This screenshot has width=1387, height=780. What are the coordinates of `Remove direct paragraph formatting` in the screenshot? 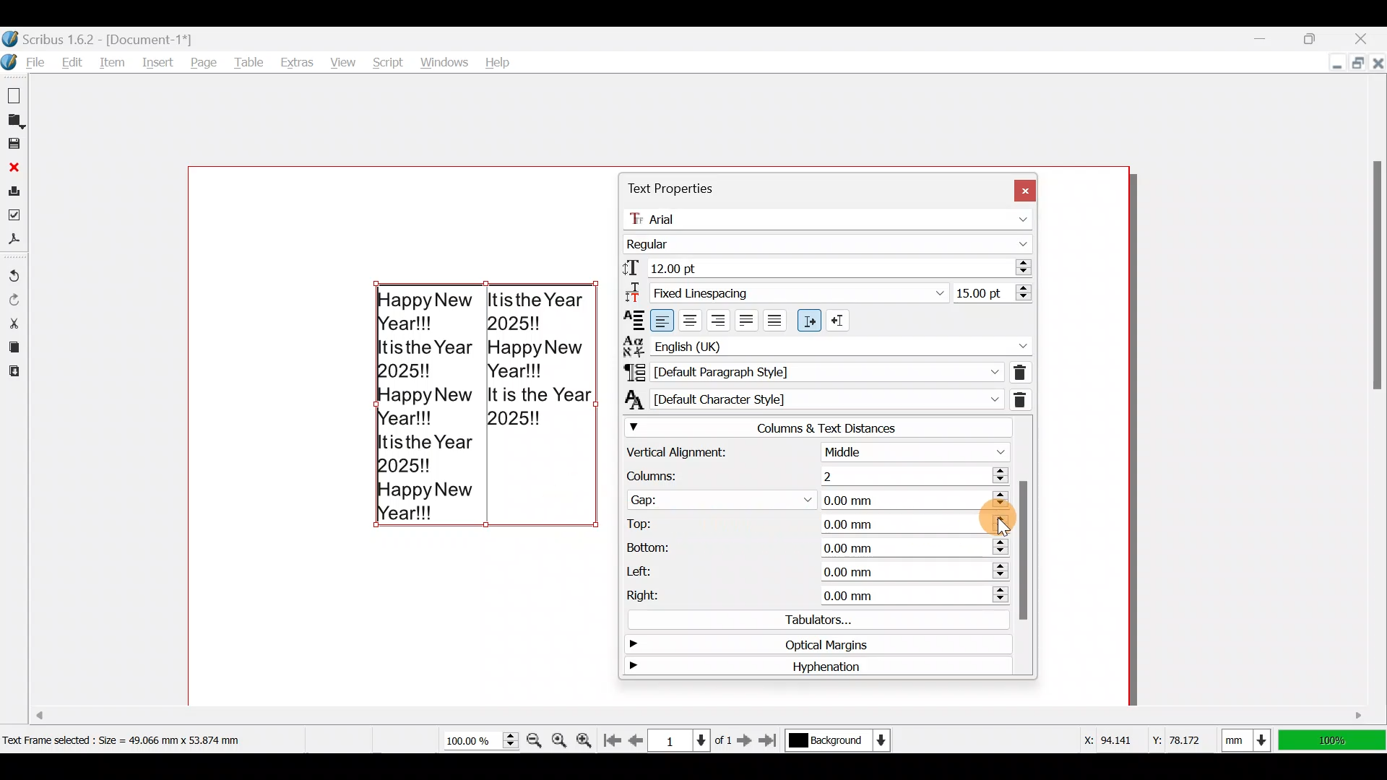 It's located at (1019, 370).